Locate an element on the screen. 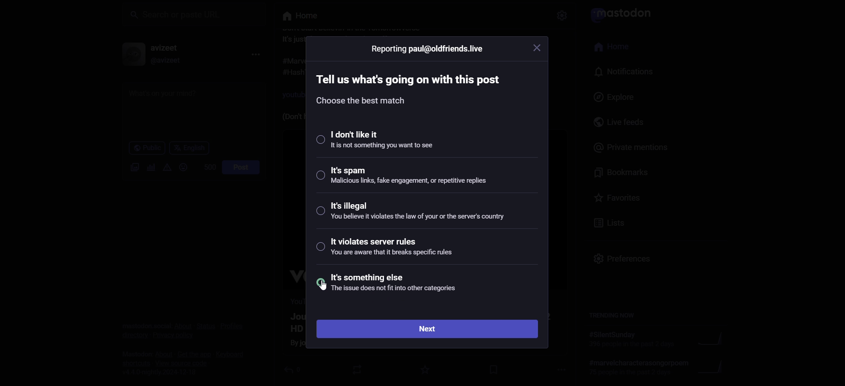 This screenshot has height=386, width=845. logo is located at coordinates (618, 15).